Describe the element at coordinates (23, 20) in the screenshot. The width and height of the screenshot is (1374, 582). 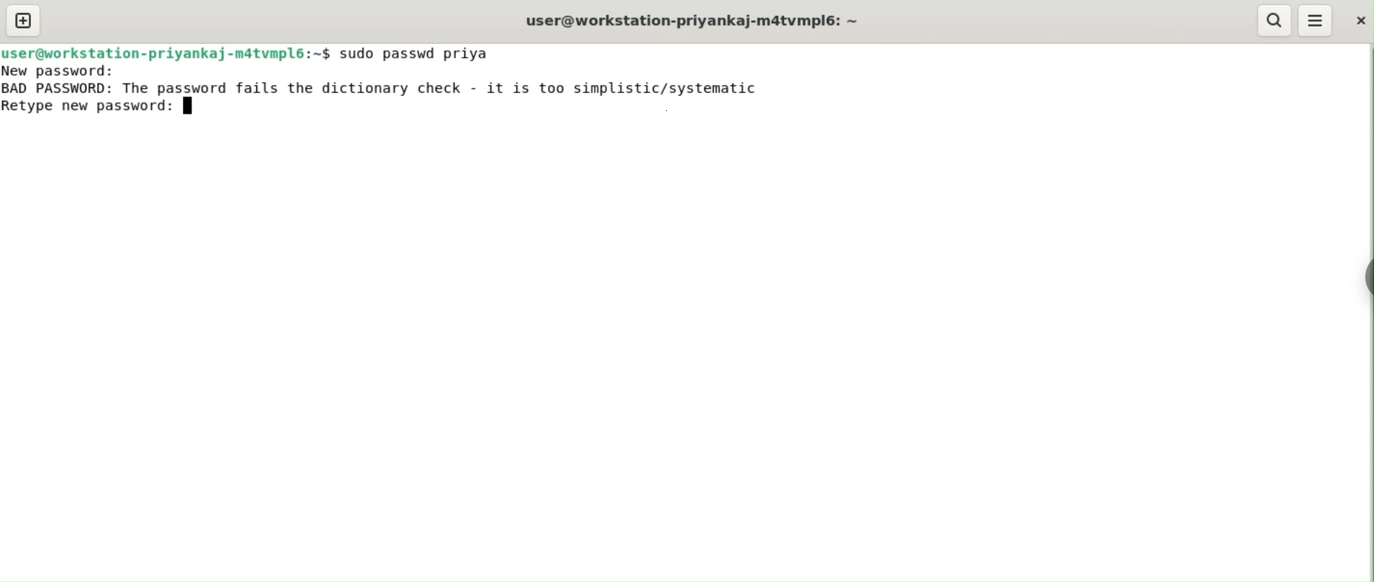
I see `new tab` at that location.